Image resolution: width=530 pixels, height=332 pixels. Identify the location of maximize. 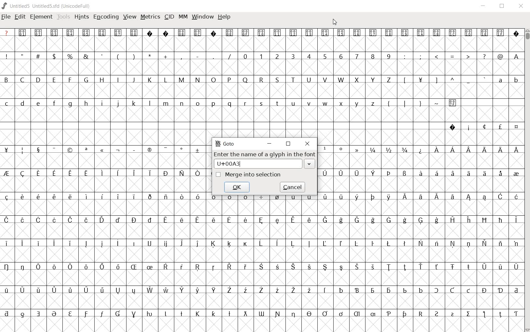
(501, 6).